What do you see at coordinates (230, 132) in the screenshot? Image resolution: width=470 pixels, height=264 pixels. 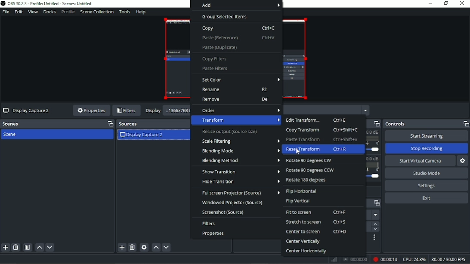 I see `Resize output` at bounding box center [230, 132].